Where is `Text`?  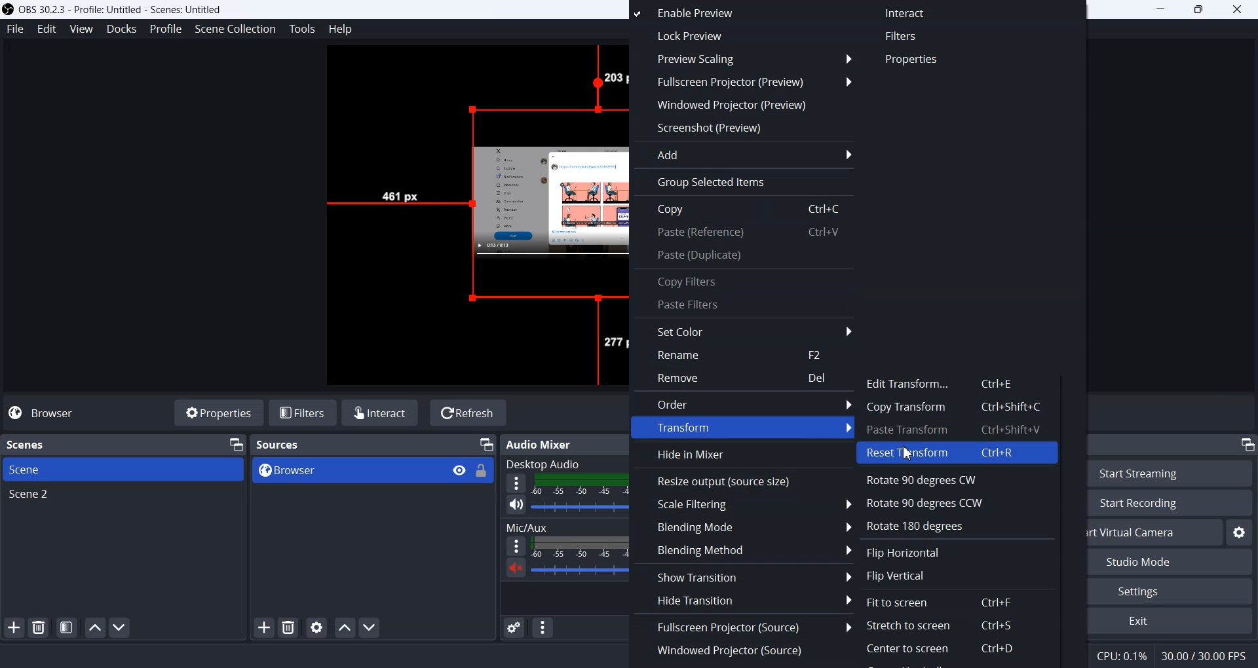 Text is located at coordinates (292, 444).